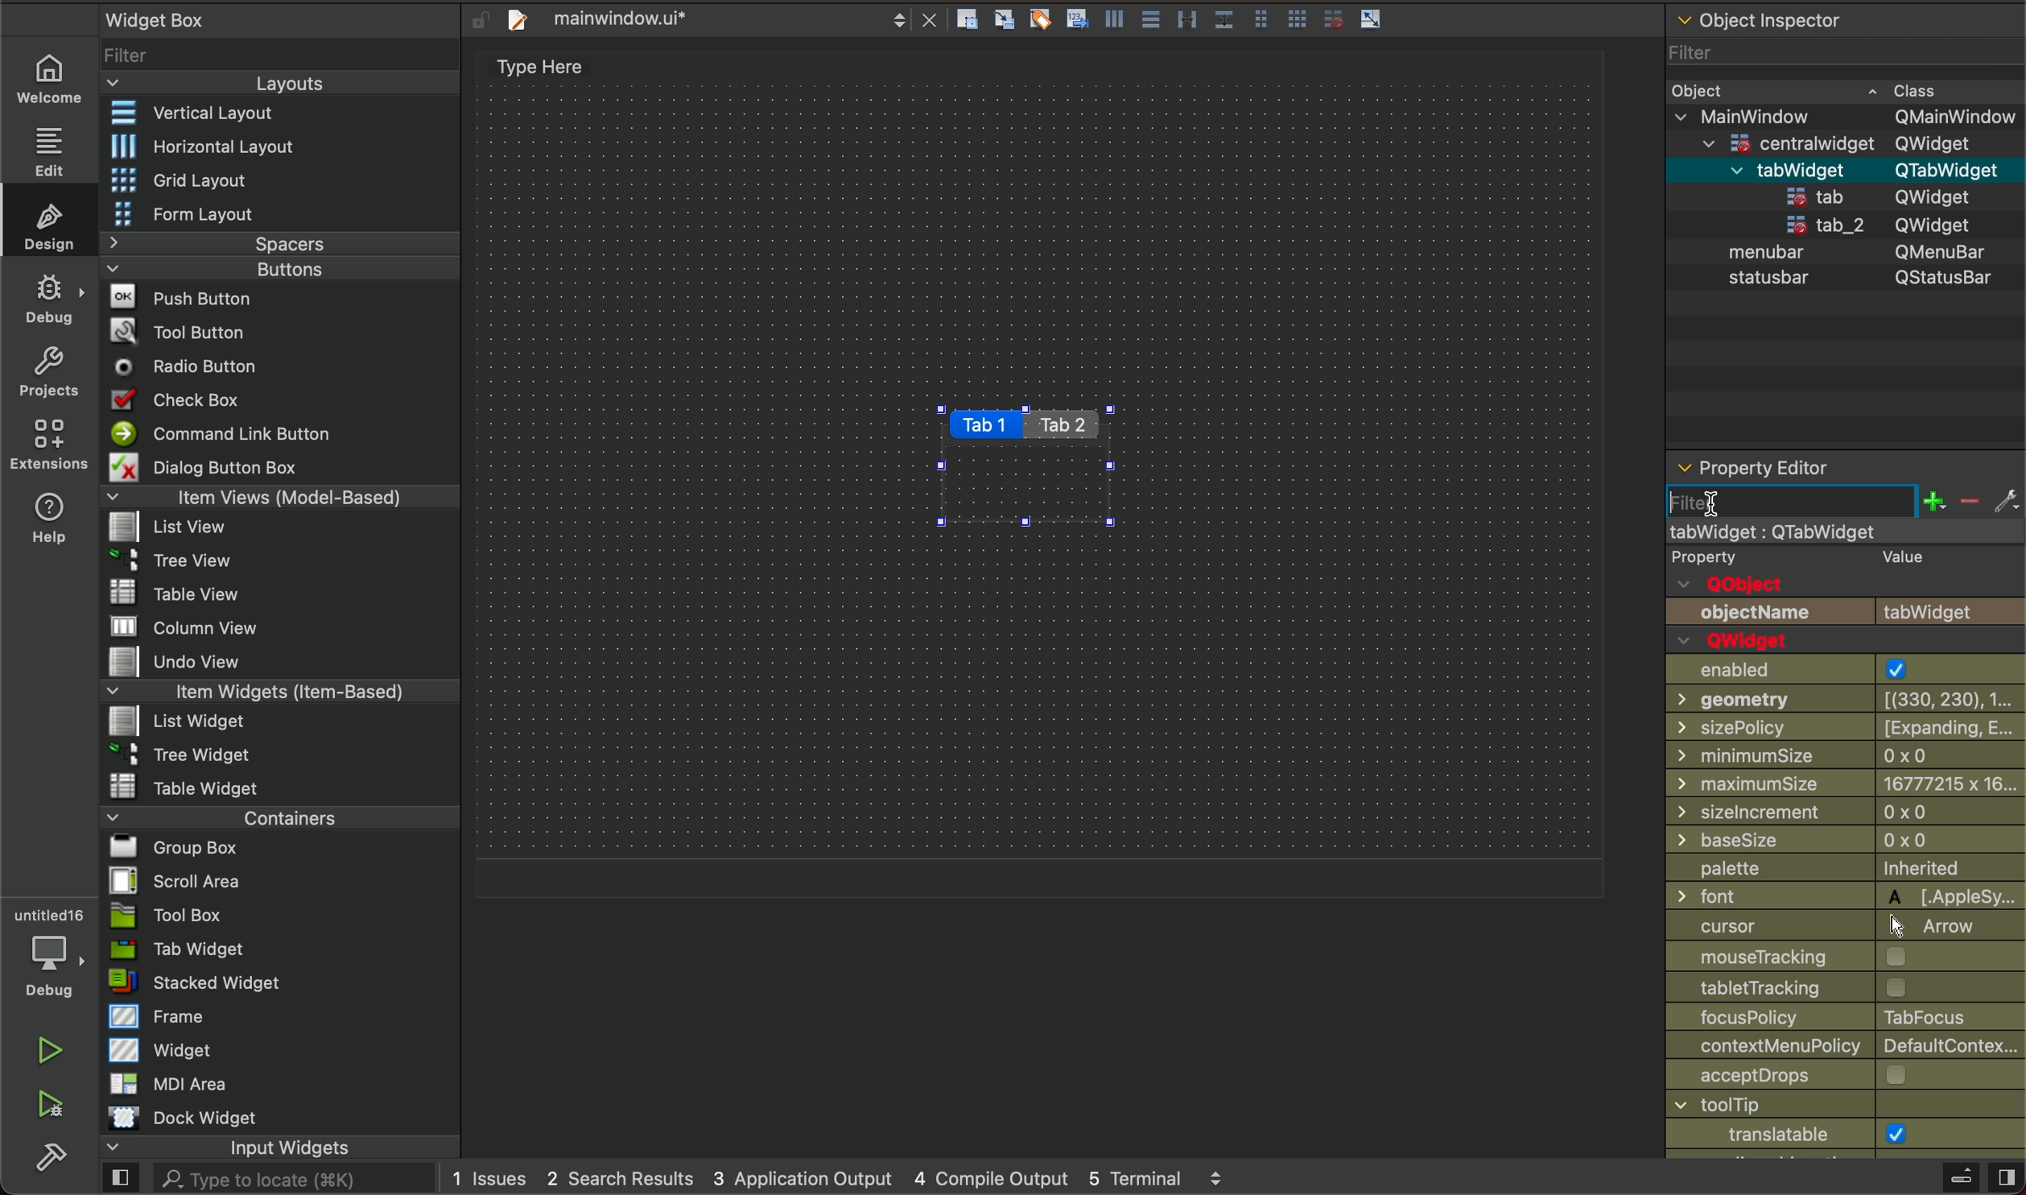 The height and width of the screenshot is (1195, 2026). What do you see at coordinates (1847, 785) in the screenshot?
I see `` at bounding box center [1847, 785].